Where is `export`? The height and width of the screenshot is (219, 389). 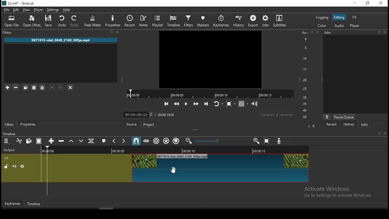
export is located at coordinates (254, 21).